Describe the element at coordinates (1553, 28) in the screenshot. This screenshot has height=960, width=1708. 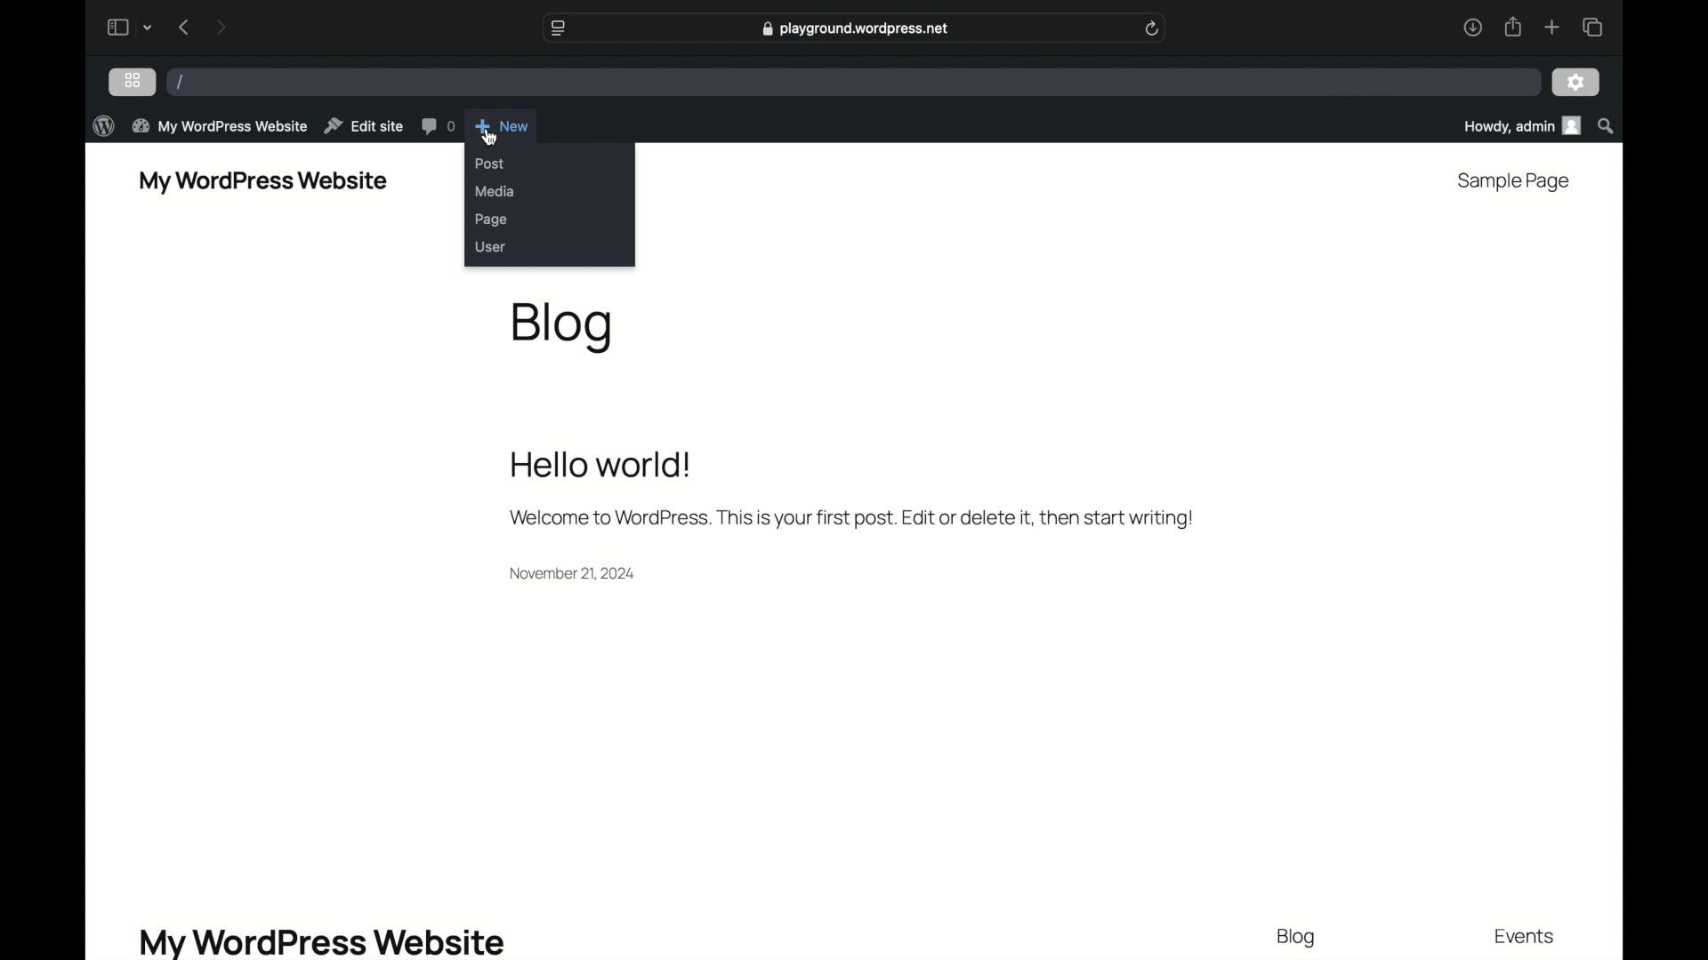
I see `new tab` at that location.